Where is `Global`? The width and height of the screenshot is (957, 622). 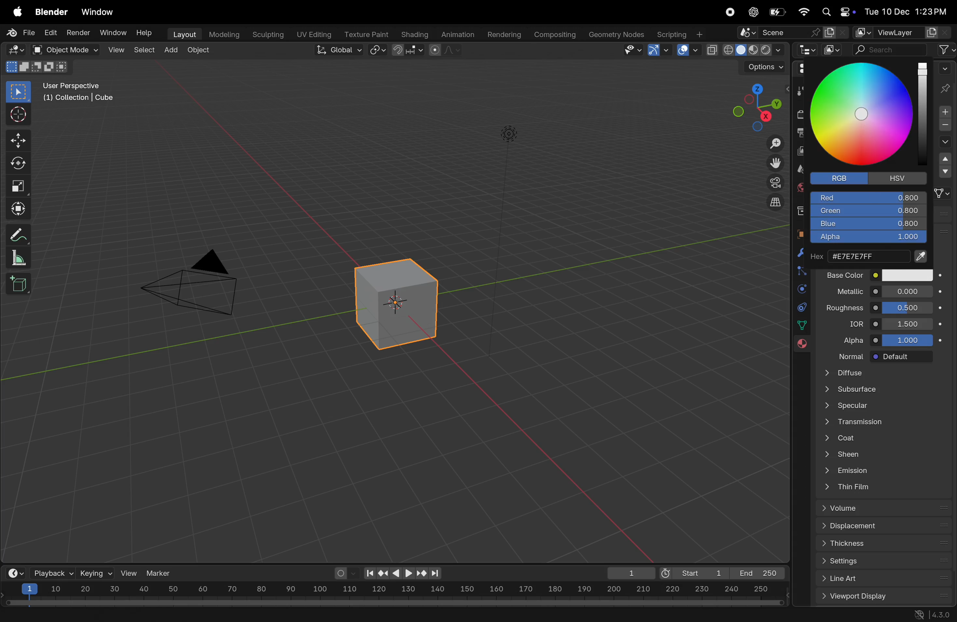 Global is located at coordinates (336, 50).